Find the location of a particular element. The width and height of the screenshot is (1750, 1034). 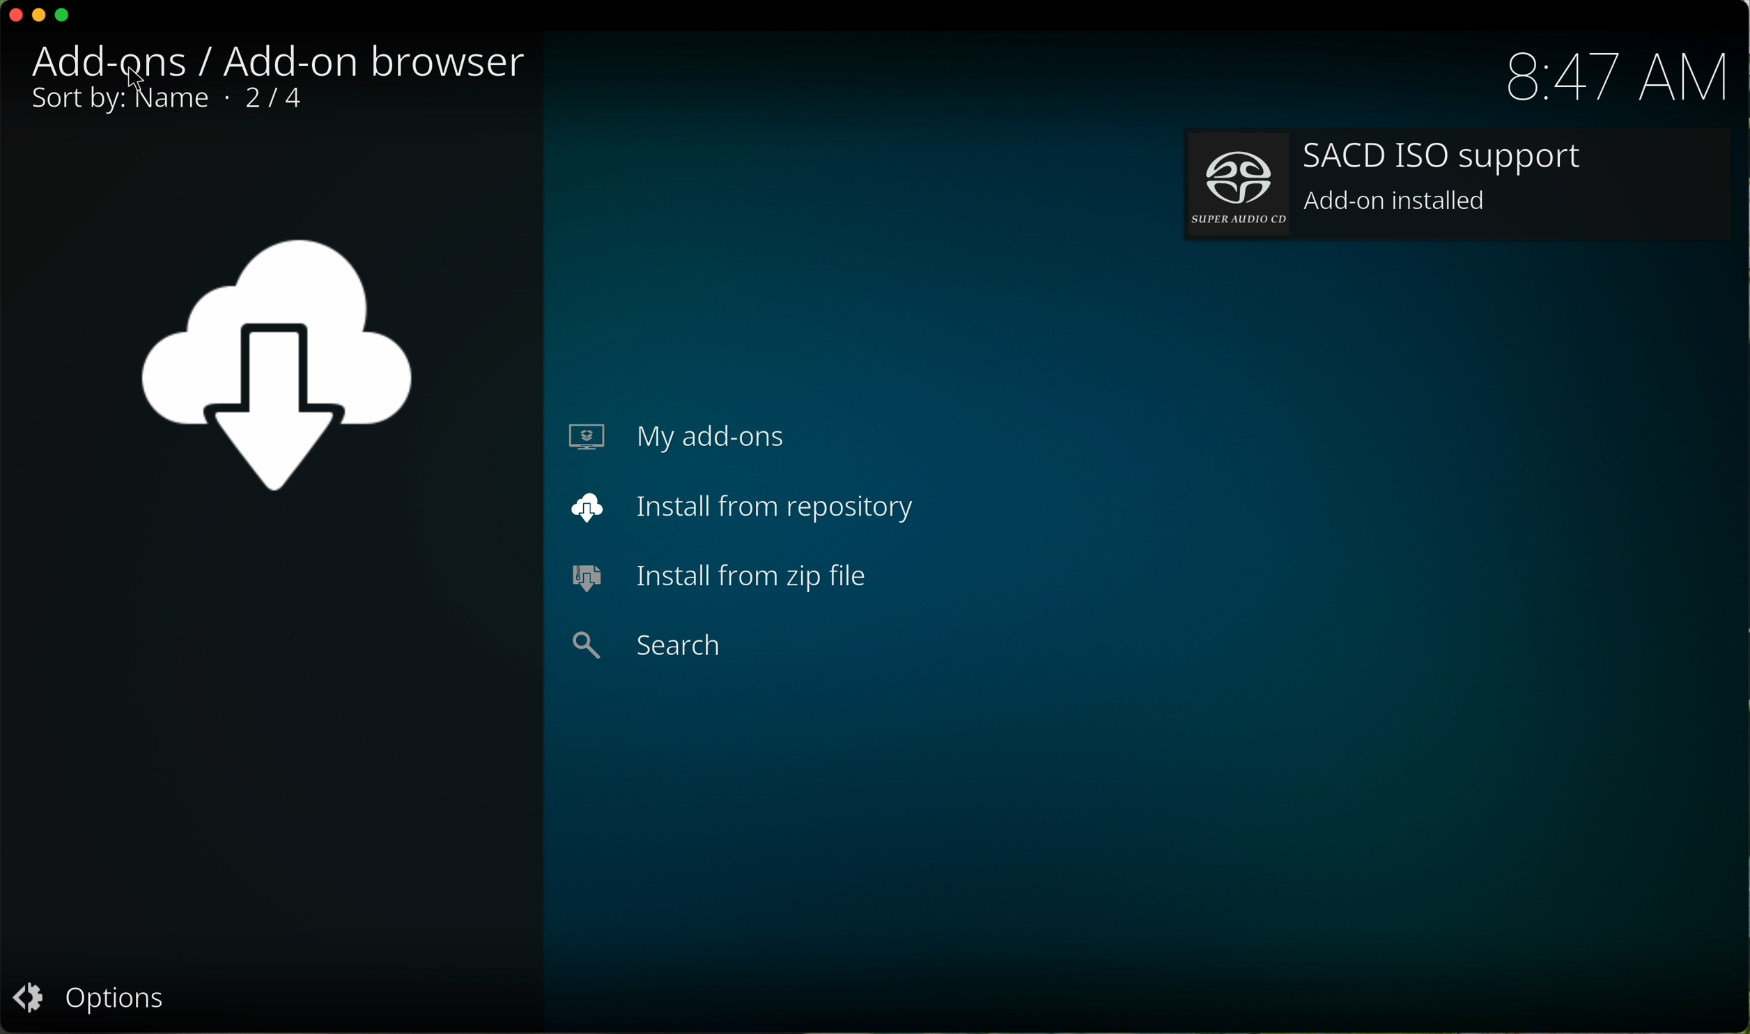

minimize program is located at coordinates (40, 16).